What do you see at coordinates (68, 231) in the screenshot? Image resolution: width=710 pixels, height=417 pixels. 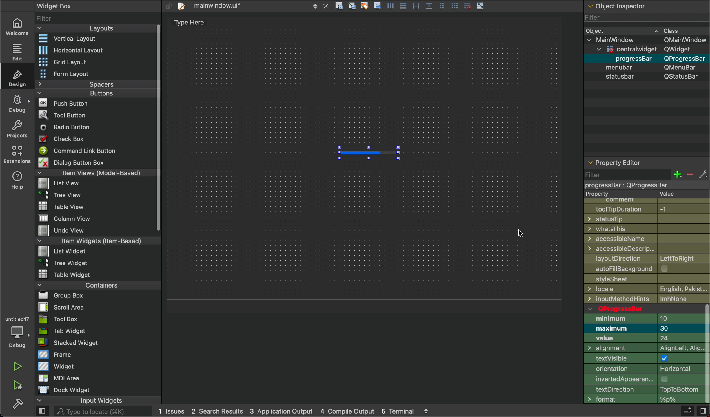 I see `File` at bounding box center [68, 231].